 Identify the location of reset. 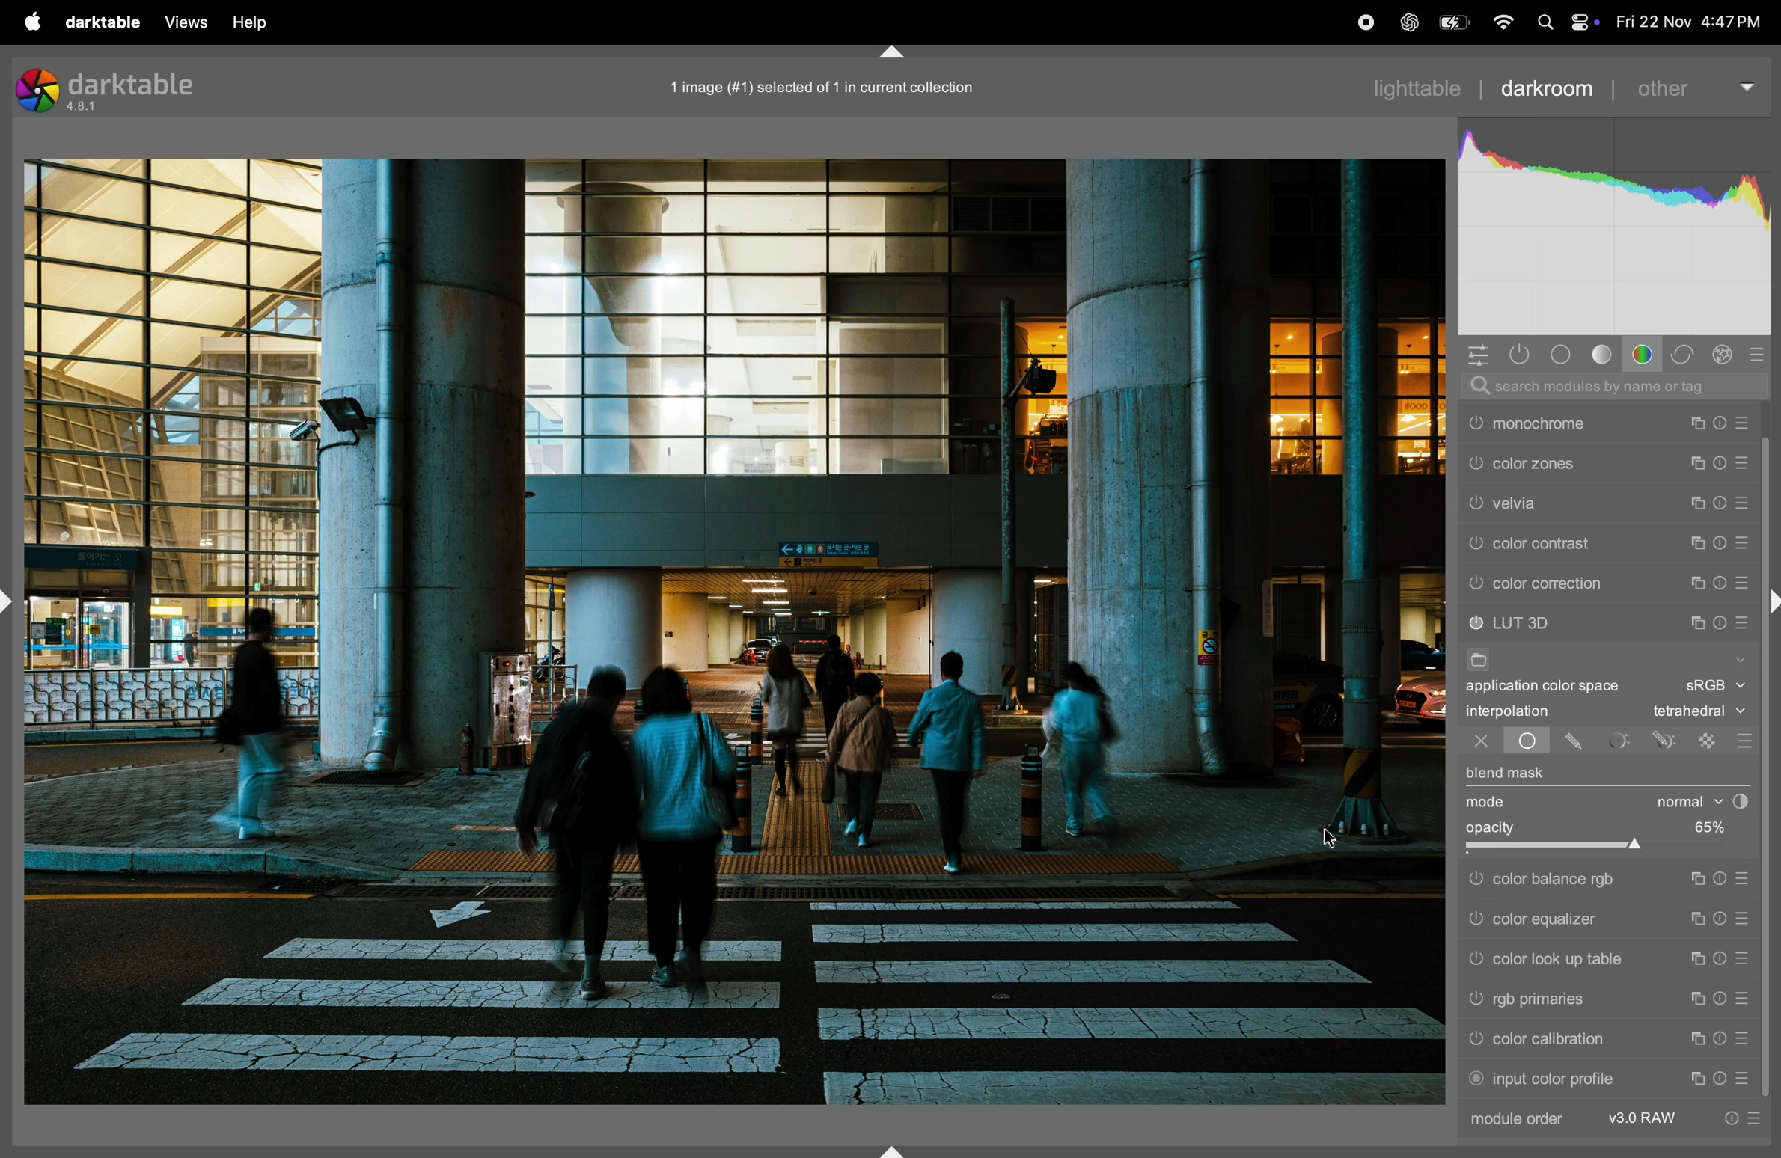
(1720, 499).